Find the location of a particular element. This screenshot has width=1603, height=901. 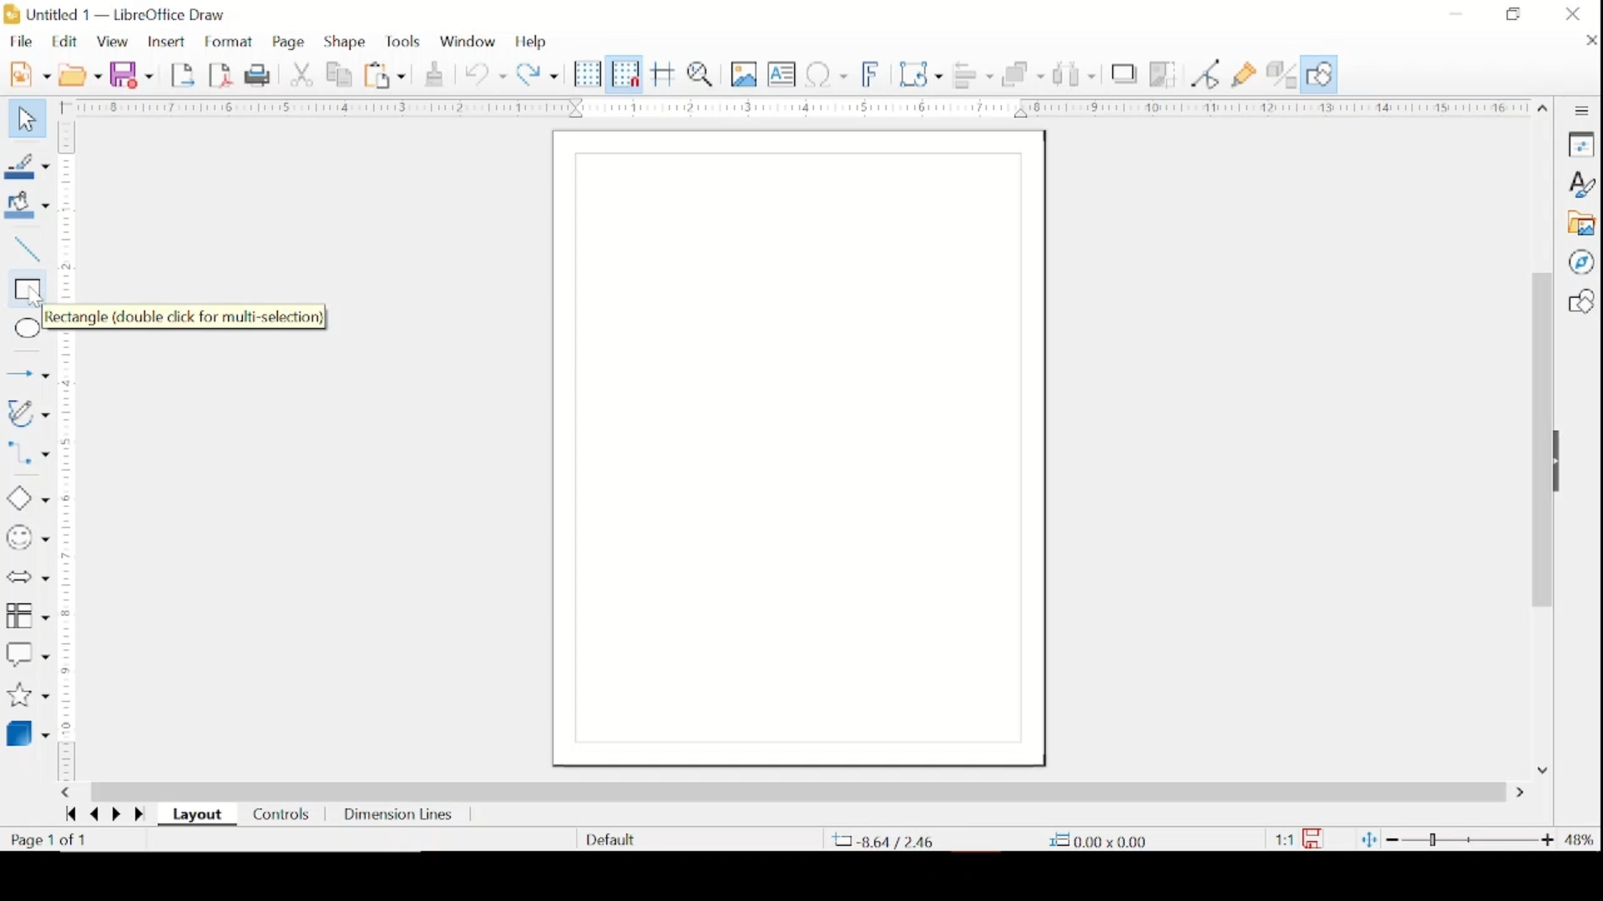

next is located at coordinates (114, 813).